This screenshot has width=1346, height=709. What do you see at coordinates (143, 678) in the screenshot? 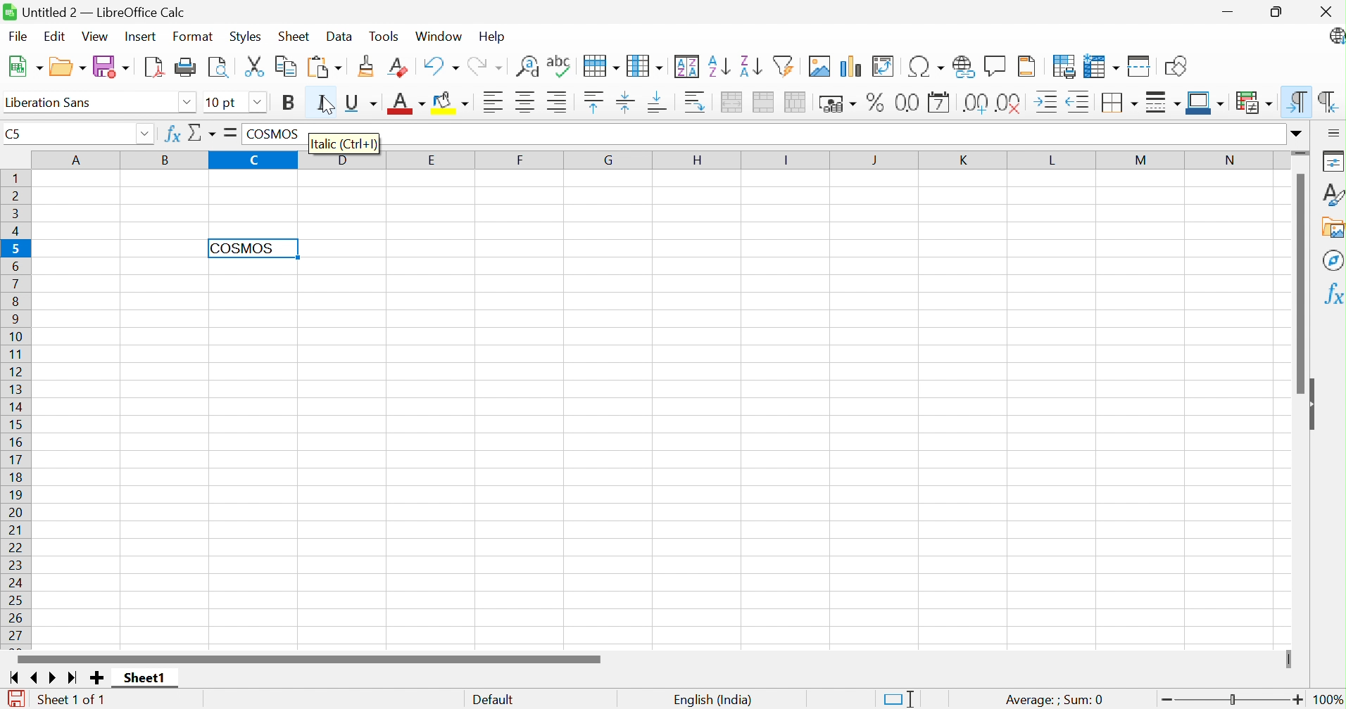
I see `Sheet1` at bounding box center [143, 678].